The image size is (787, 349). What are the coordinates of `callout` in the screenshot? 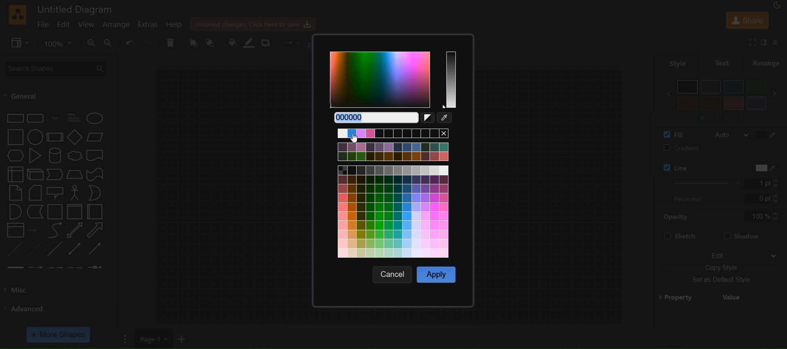 It's located at (56, 193).